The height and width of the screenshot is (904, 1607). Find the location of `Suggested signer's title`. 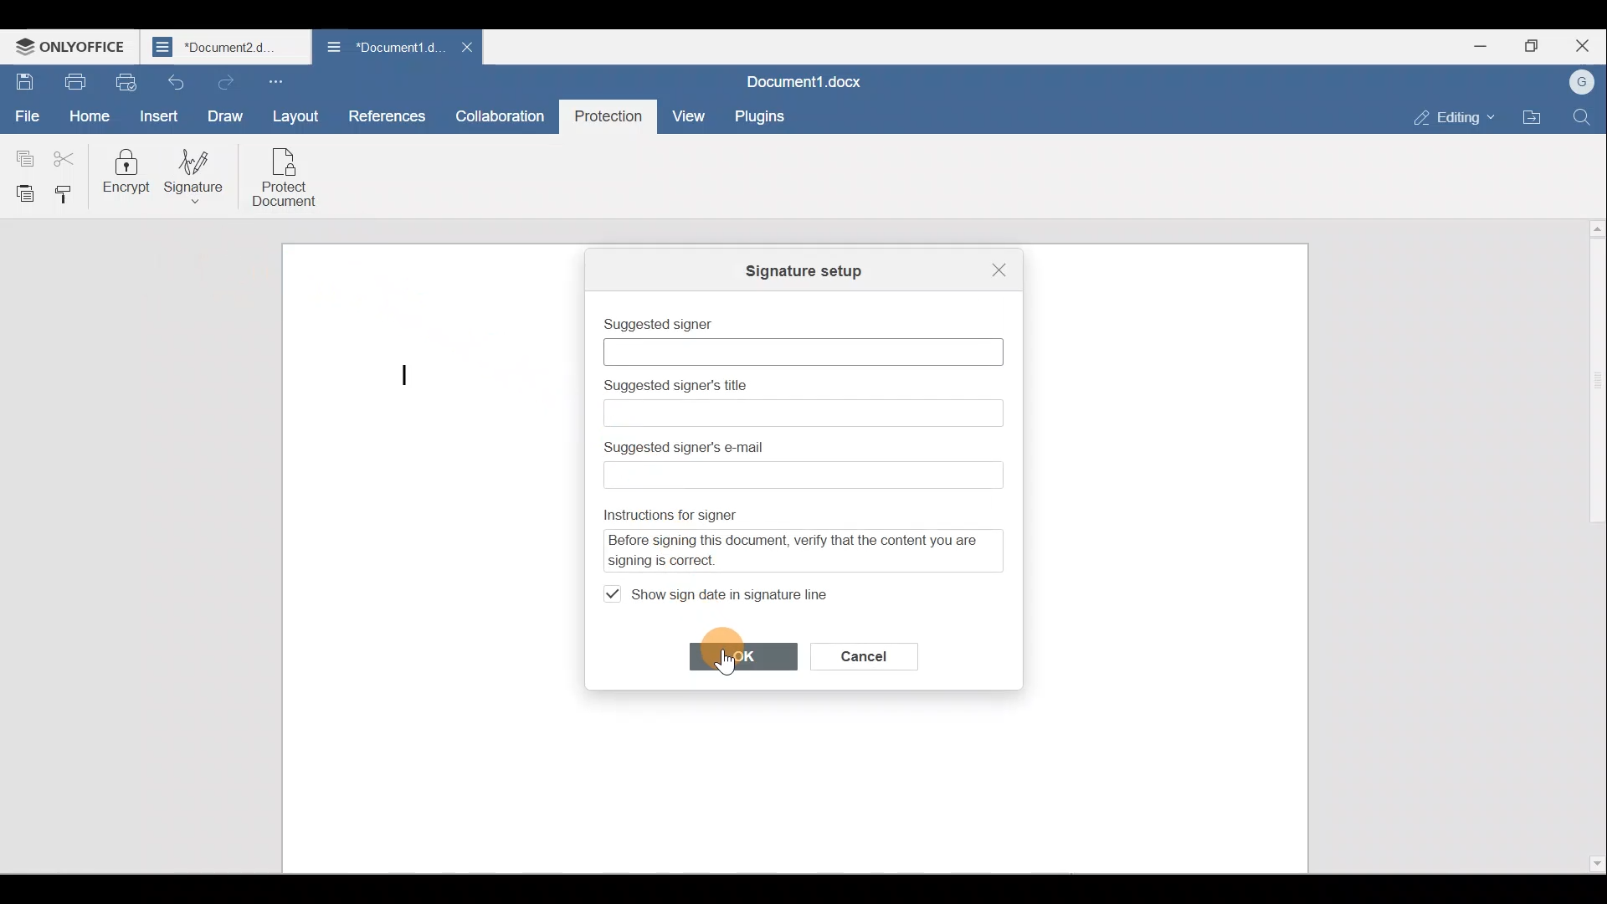

Suggested signer's title is located at coordinates (690, 383).